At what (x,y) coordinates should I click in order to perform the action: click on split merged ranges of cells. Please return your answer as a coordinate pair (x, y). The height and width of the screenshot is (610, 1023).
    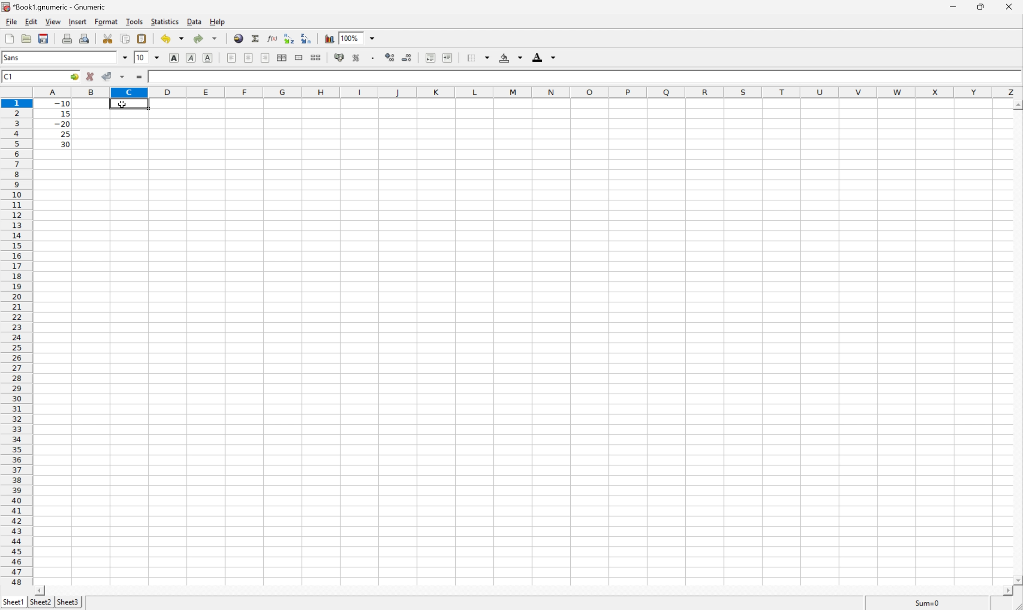
    Looking at the image, I should click on (316, 57).